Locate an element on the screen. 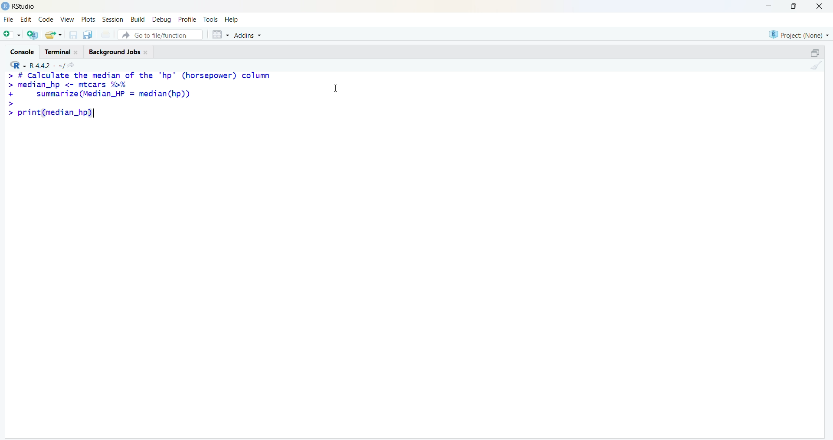 This screenshot has height=440, width=833. session is located at coordinates (113, 19).